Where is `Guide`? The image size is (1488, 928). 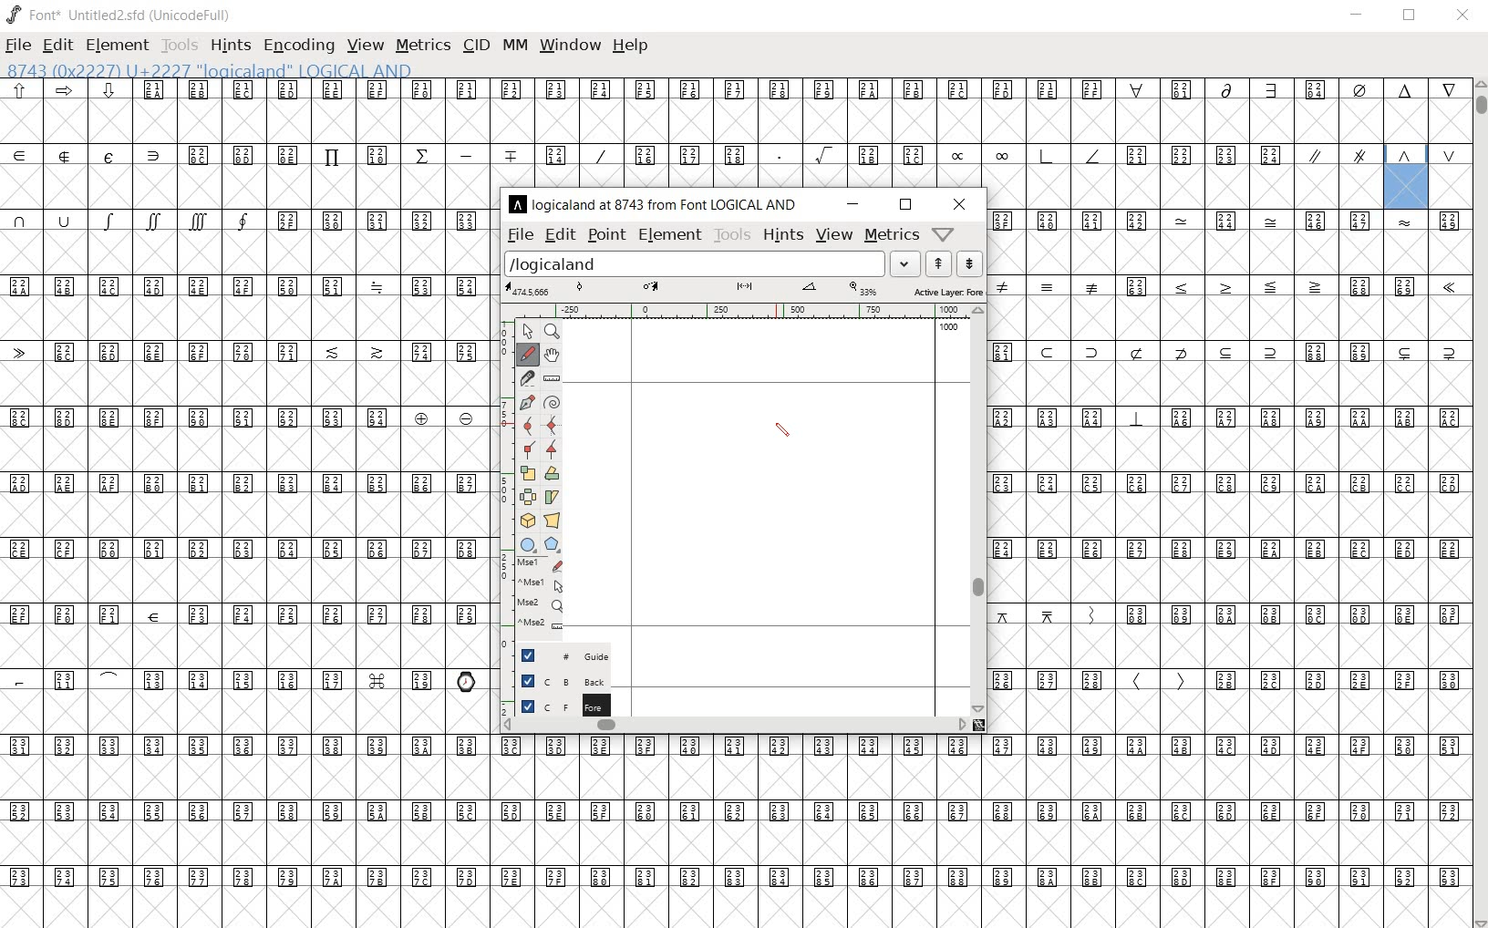
Guide is located at coordinates (561, 655).